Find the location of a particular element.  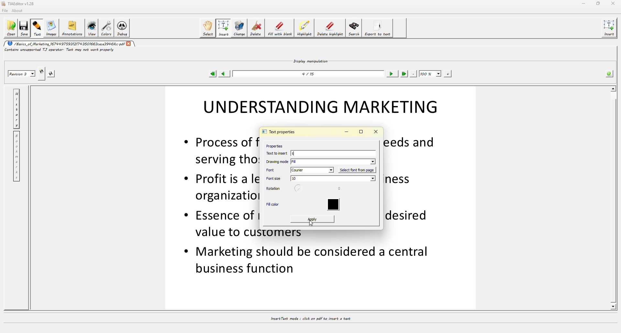

font is located at coordinates (274, 170).